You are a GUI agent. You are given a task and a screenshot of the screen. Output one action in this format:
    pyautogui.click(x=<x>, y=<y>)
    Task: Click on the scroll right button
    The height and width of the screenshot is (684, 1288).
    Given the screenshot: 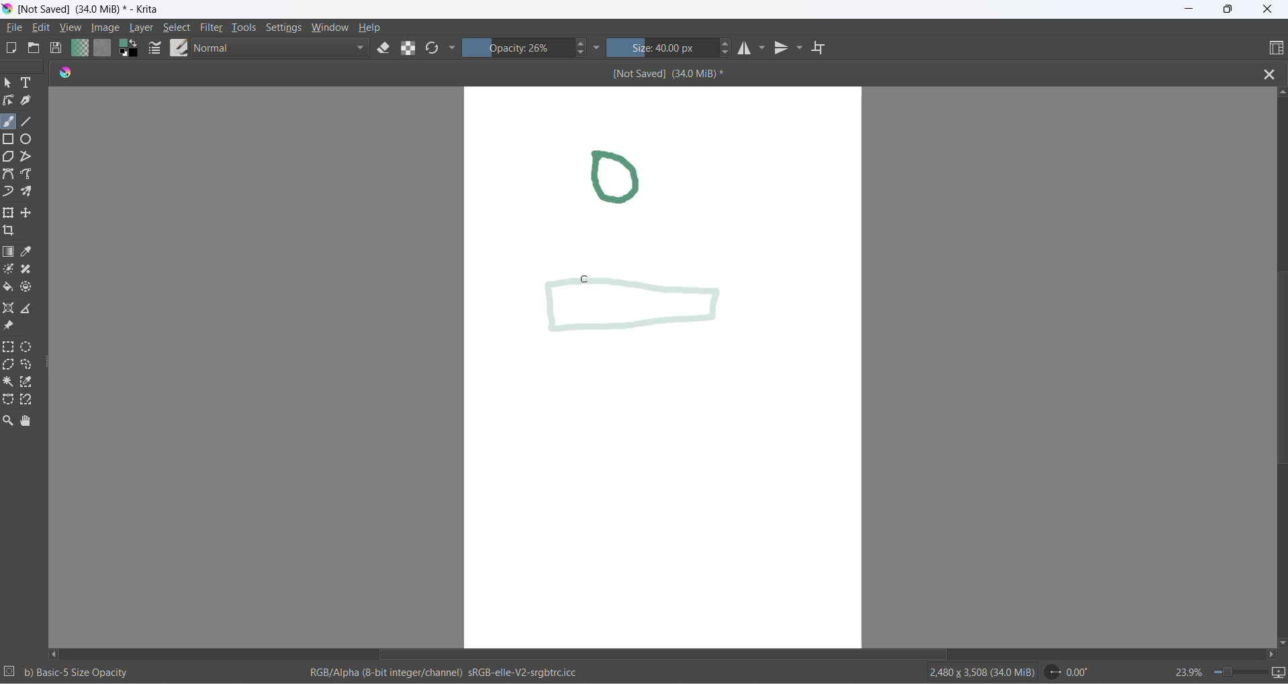 What is the action you would take?
    pyautogui.click(x=1275, y=654)
    